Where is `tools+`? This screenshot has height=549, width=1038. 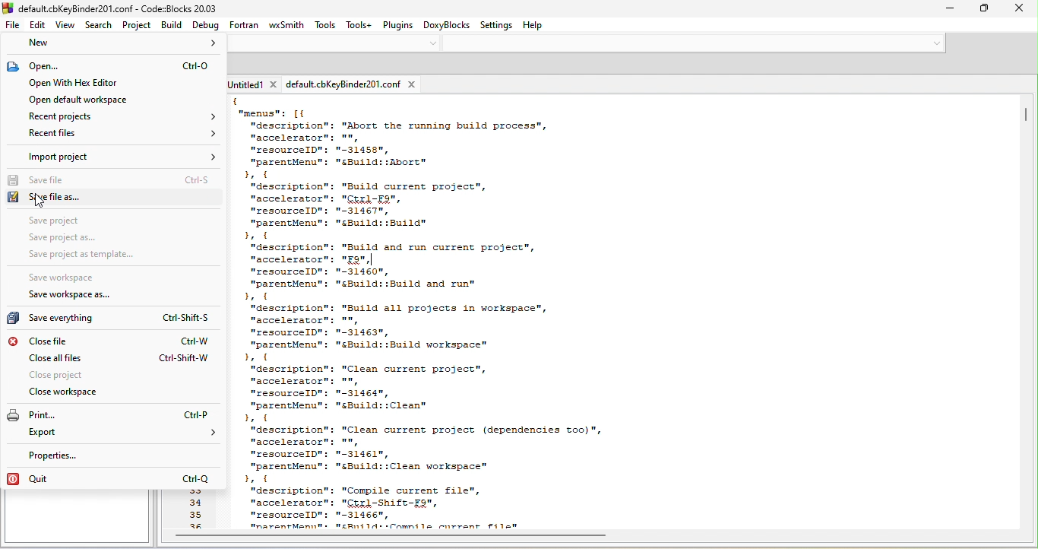 tools+ is located at coordinates (359, 26).